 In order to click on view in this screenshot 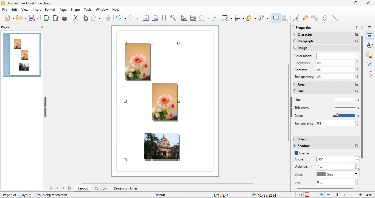, I will do `click(25, 10)`.